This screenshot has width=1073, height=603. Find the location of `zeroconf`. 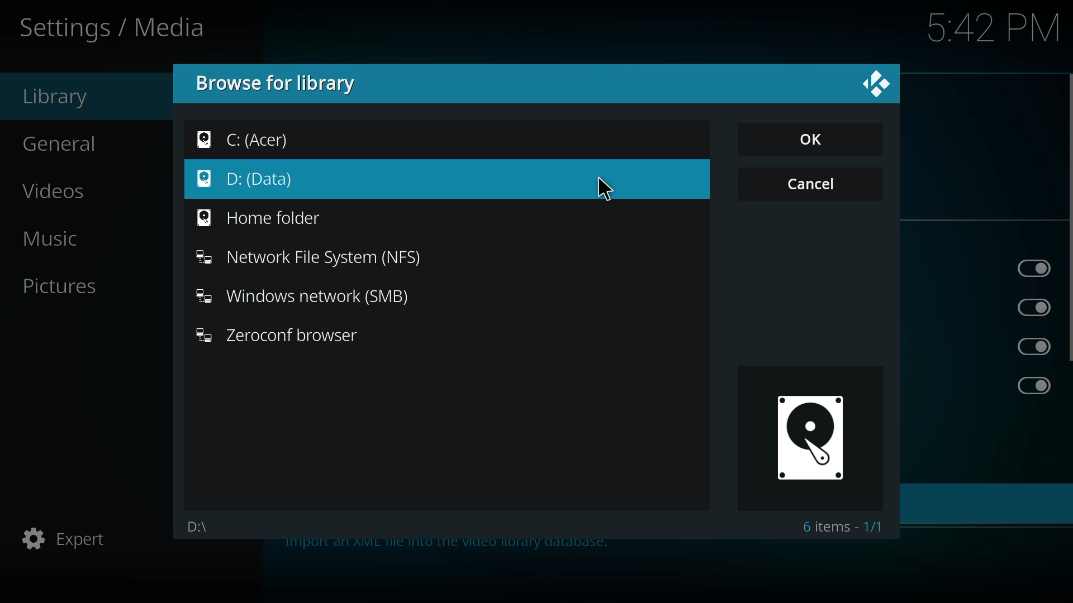

zeroconf is located at coordinates (284, 333).